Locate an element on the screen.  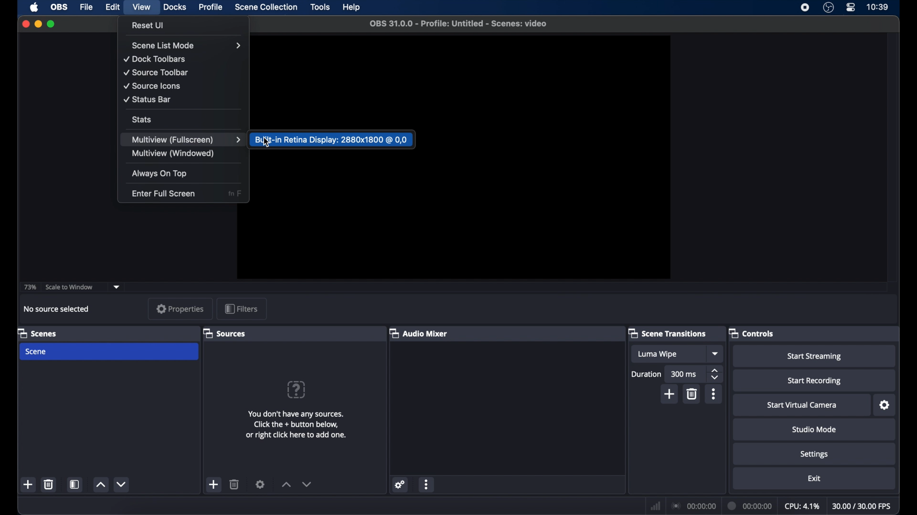
question mark icon is located at coordinates (297, 390).